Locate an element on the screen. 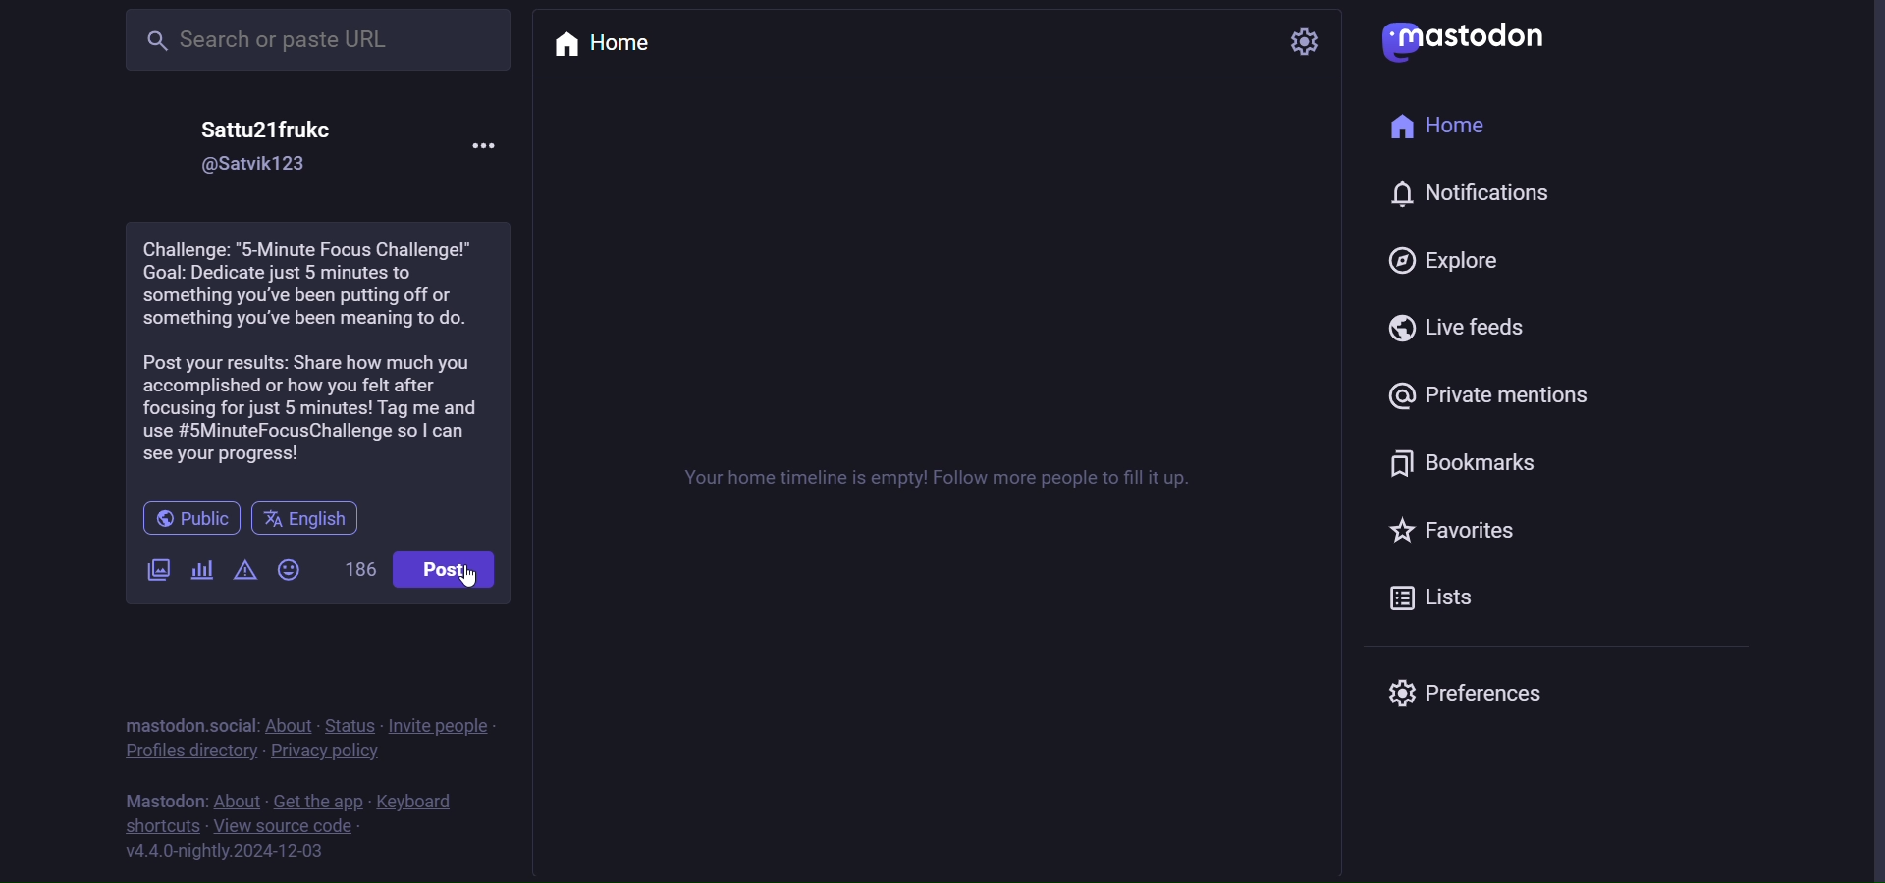 The image size is (1885, 883). favorites is located at coordinates (1460, 533).